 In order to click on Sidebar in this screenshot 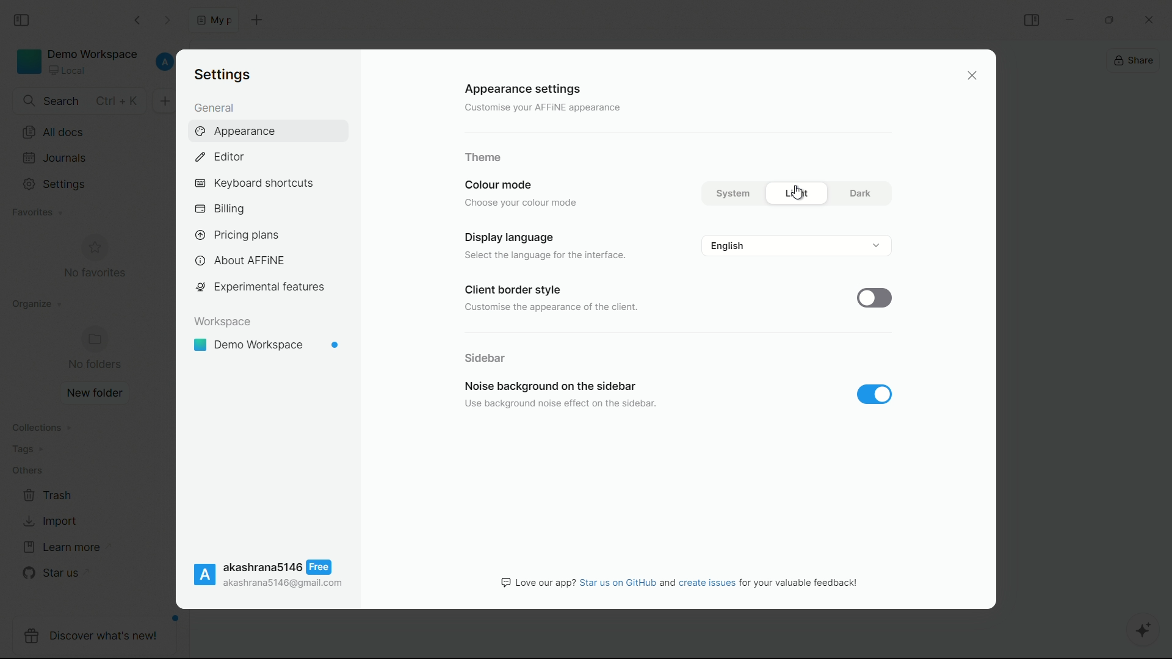, I will do `click(486, 357)`.